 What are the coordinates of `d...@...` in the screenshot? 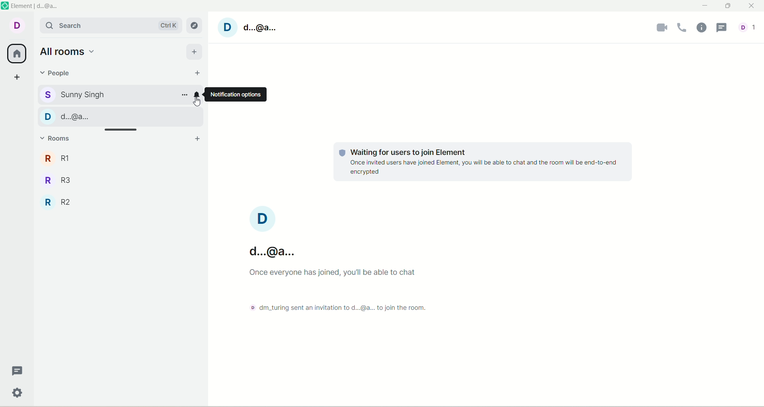 It's located at (119, 115).